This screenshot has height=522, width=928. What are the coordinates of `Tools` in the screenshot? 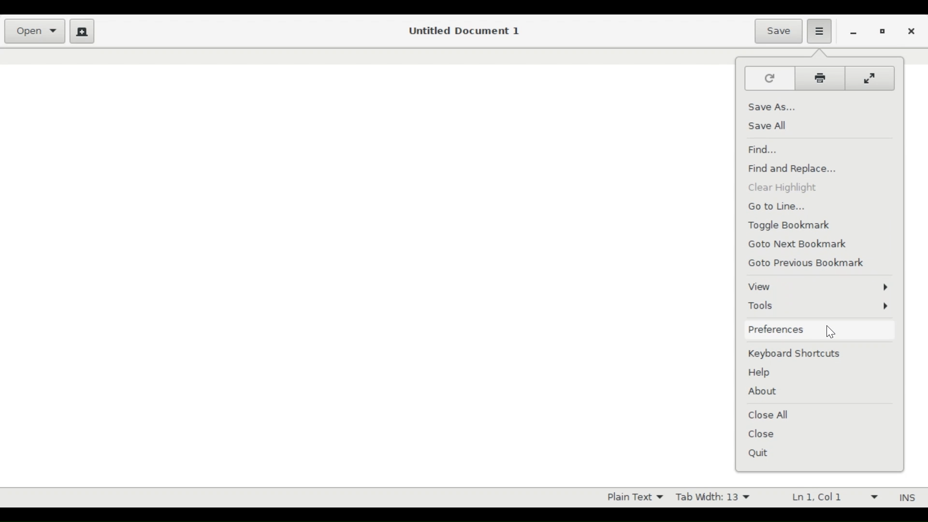 It's located at (819, 307).